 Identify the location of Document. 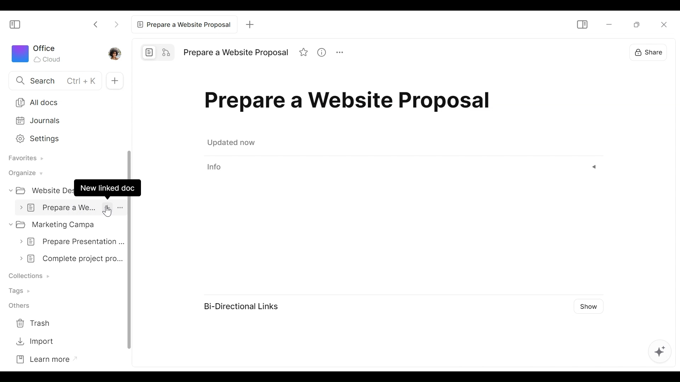
(69, 242).